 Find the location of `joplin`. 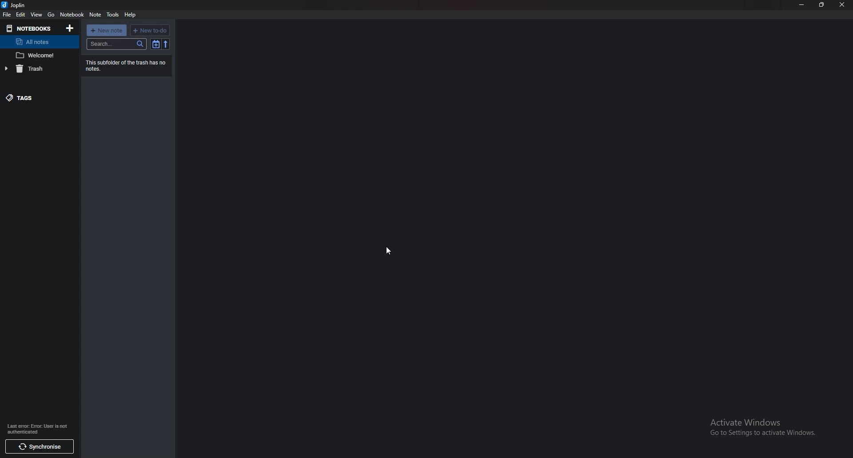

joplin is located at coordinates (15, 5).